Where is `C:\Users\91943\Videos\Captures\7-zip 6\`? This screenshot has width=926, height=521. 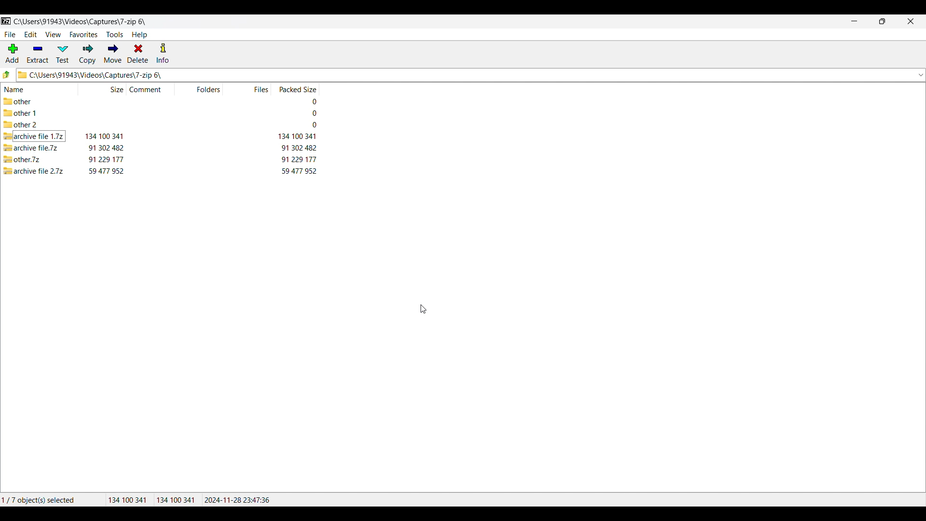
C:\Users\91943\Videos\Captures\7-zip 6\ is located at coordinates (86, 22).